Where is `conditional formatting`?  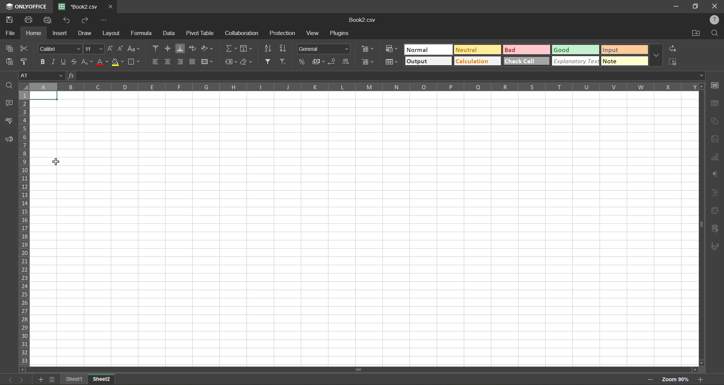 conditional formatting is located at coordinates (390, 50).